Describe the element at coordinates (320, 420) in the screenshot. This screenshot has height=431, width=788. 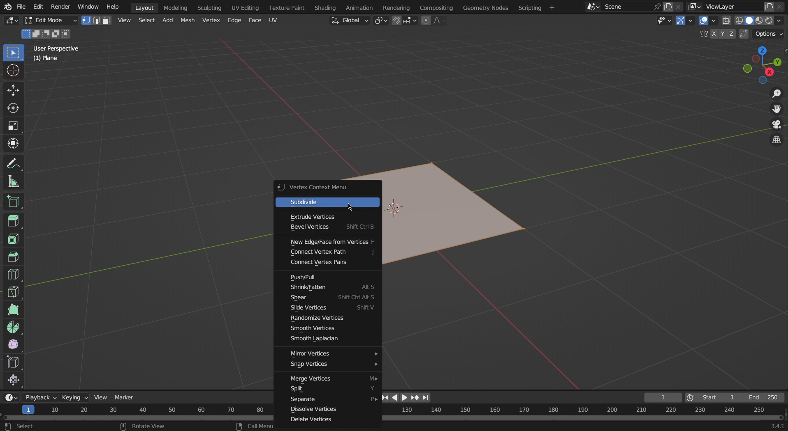
I see `Delete Vertices` at that location.